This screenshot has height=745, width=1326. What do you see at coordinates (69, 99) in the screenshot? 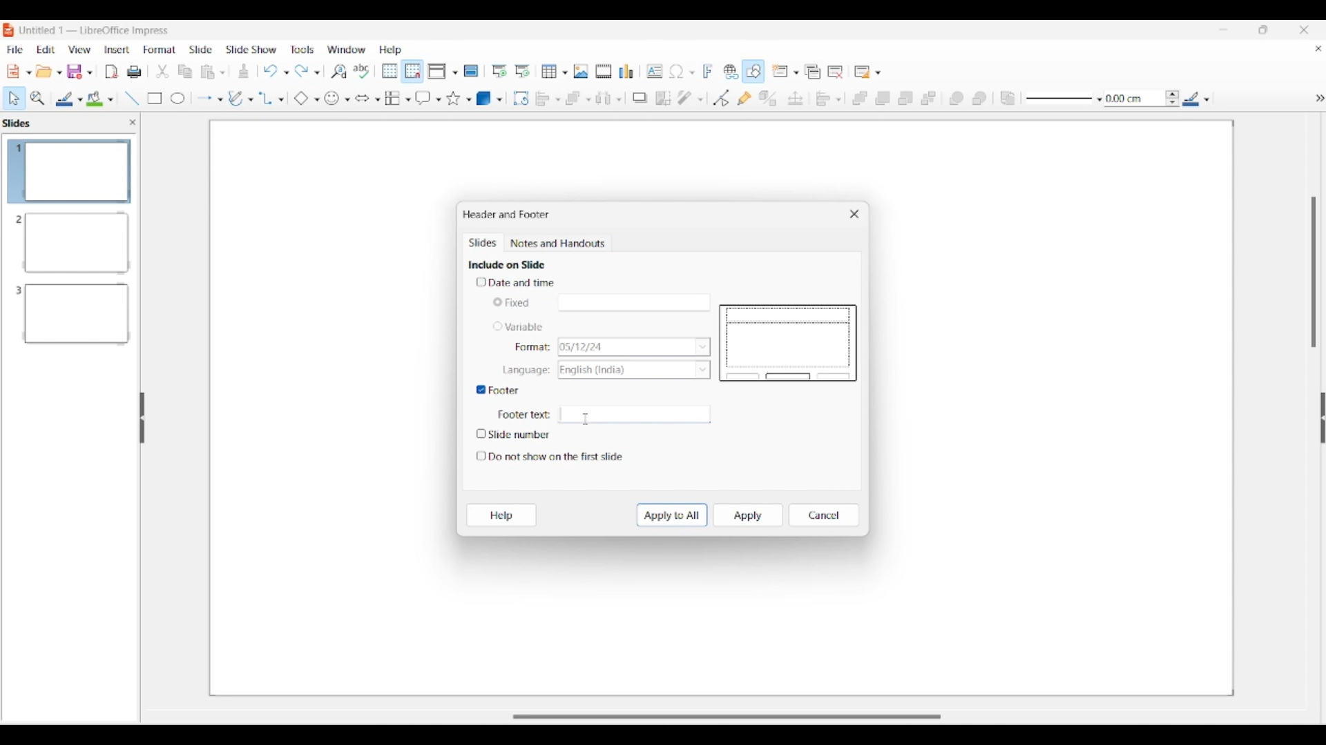
I see `Line color options ` at bounding box center [69, 99].